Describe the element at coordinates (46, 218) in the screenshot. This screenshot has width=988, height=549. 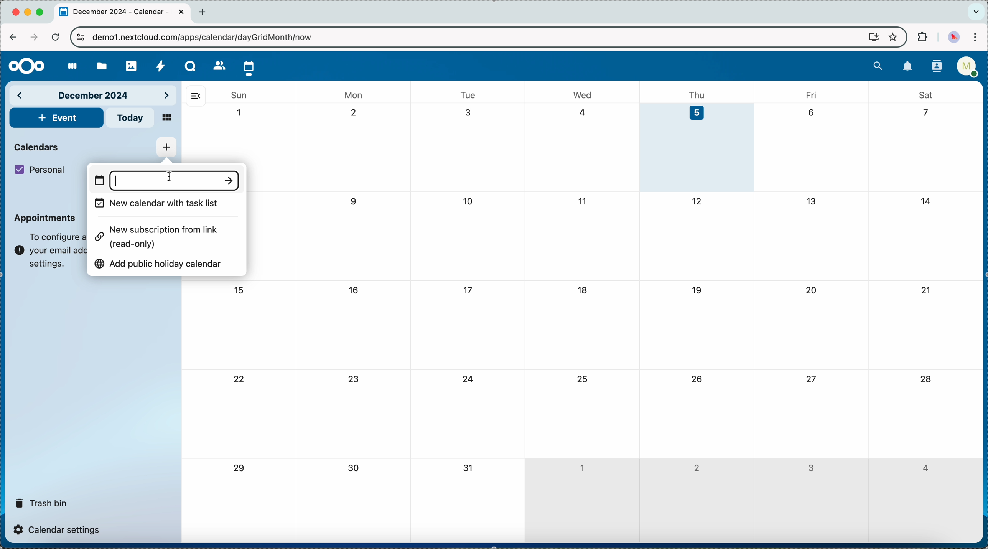
I see `appointments` at that location.